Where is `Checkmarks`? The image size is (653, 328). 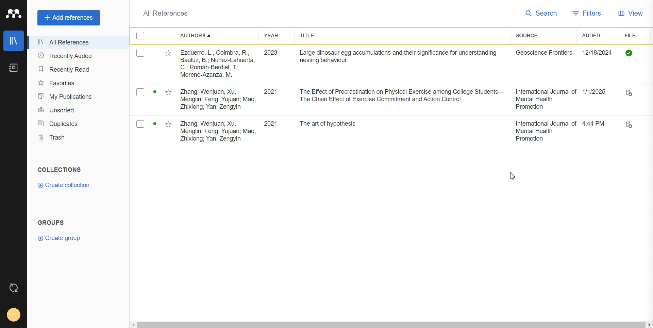
Checkmarks is located at coordinates (141, 36).